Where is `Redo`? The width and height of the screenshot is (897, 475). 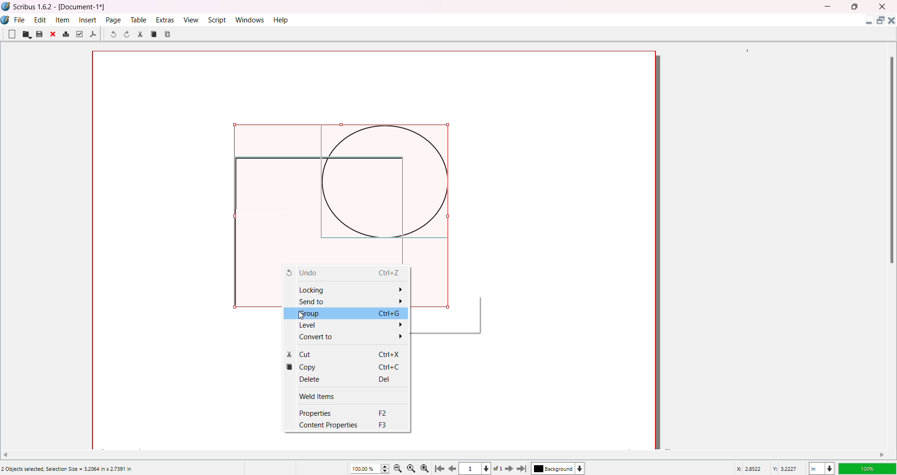
Redo is located at coordinates (128, 35).